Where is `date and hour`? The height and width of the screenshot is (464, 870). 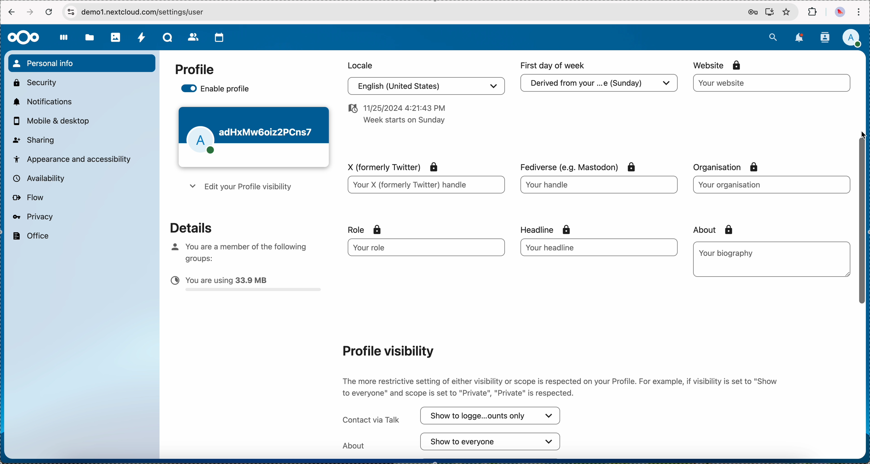 date and hour is located at coordinates (395, 116).